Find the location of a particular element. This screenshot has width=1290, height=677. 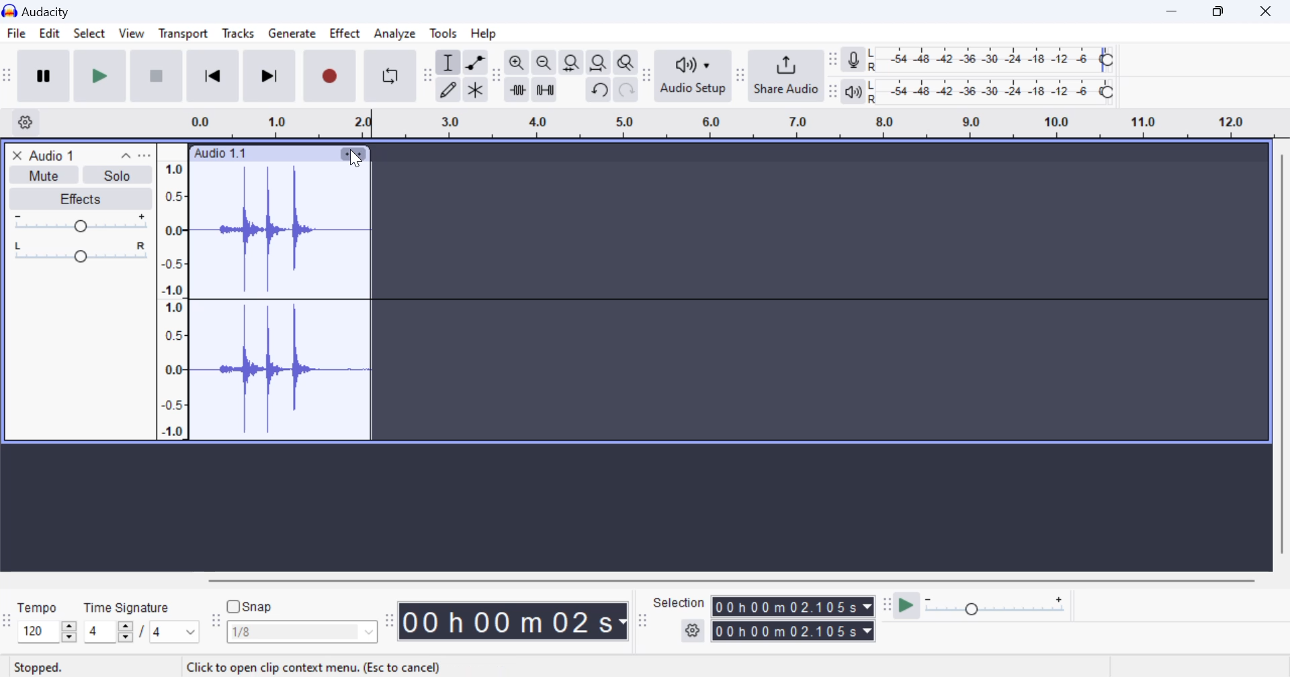

Playback Speed is located at coordinates (1003, 607).